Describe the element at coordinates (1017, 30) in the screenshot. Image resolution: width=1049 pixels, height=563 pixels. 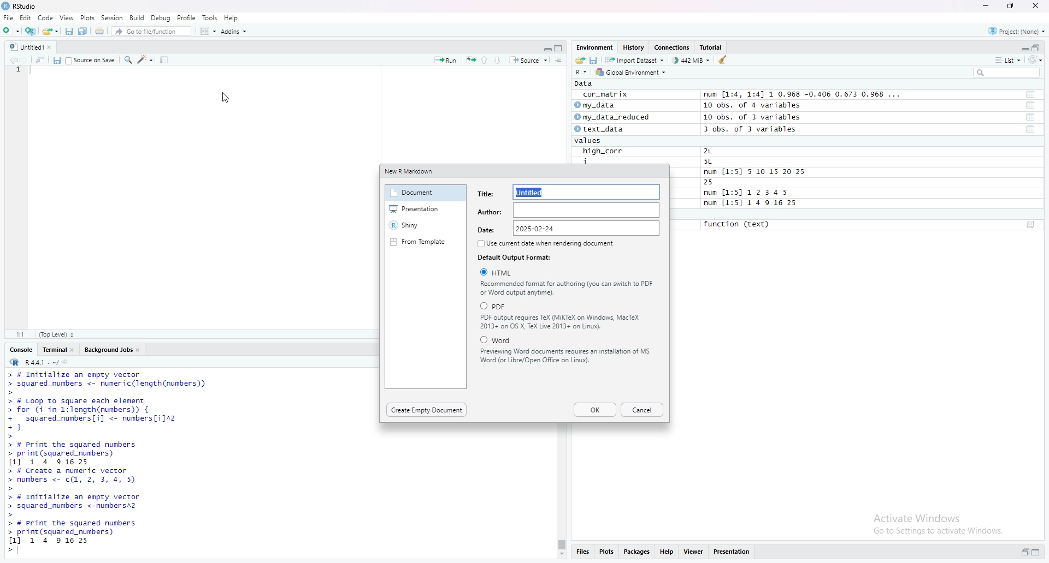
I see `Project none` at that location.